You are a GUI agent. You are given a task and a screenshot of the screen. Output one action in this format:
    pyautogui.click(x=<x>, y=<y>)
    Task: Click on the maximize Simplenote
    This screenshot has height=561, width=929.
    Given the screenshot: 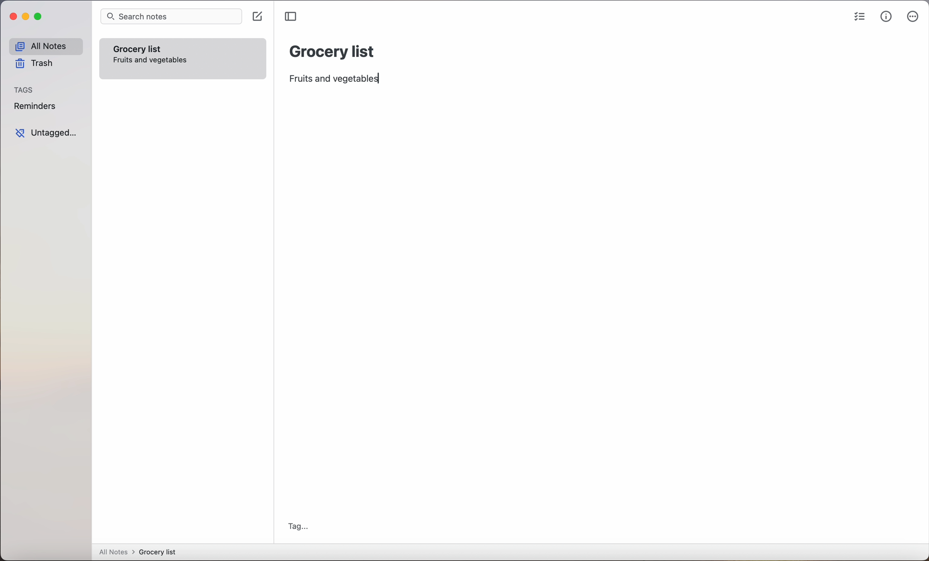 What is the action you would take?
    pyautogui.click(x=40, y=17)
    